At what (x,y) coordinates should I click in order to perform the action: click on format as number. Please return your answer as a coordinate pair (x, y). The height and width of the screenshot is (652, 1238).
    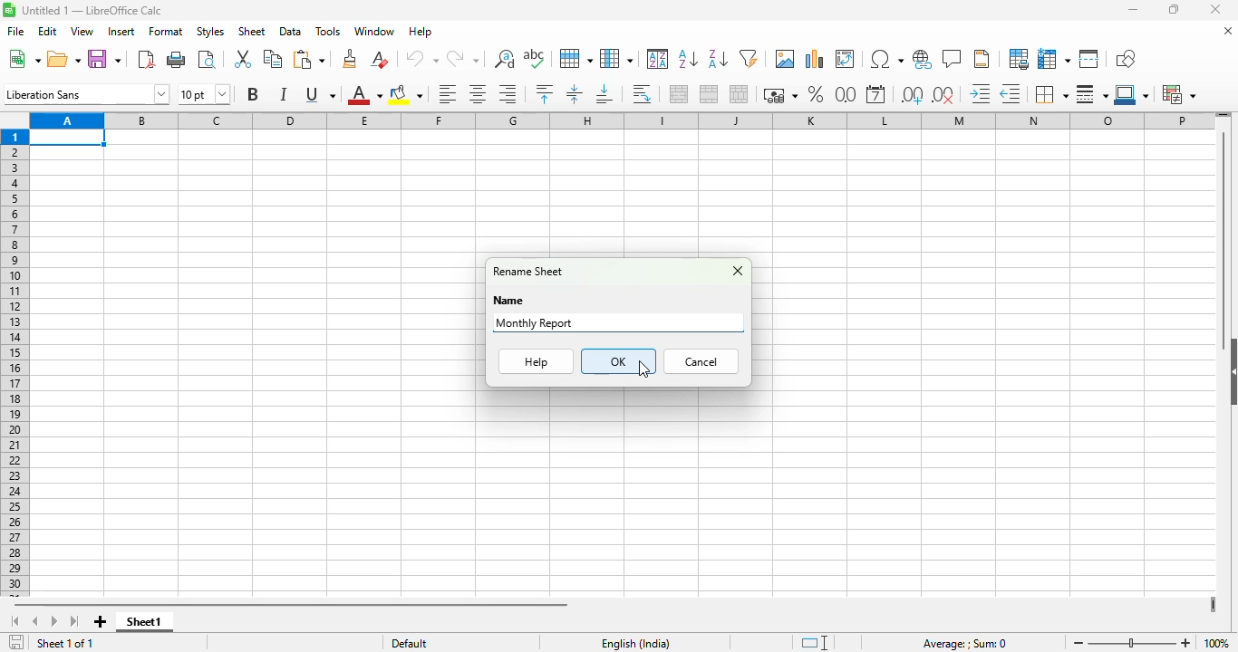
    Looking at the image, I should click on (846, 93).